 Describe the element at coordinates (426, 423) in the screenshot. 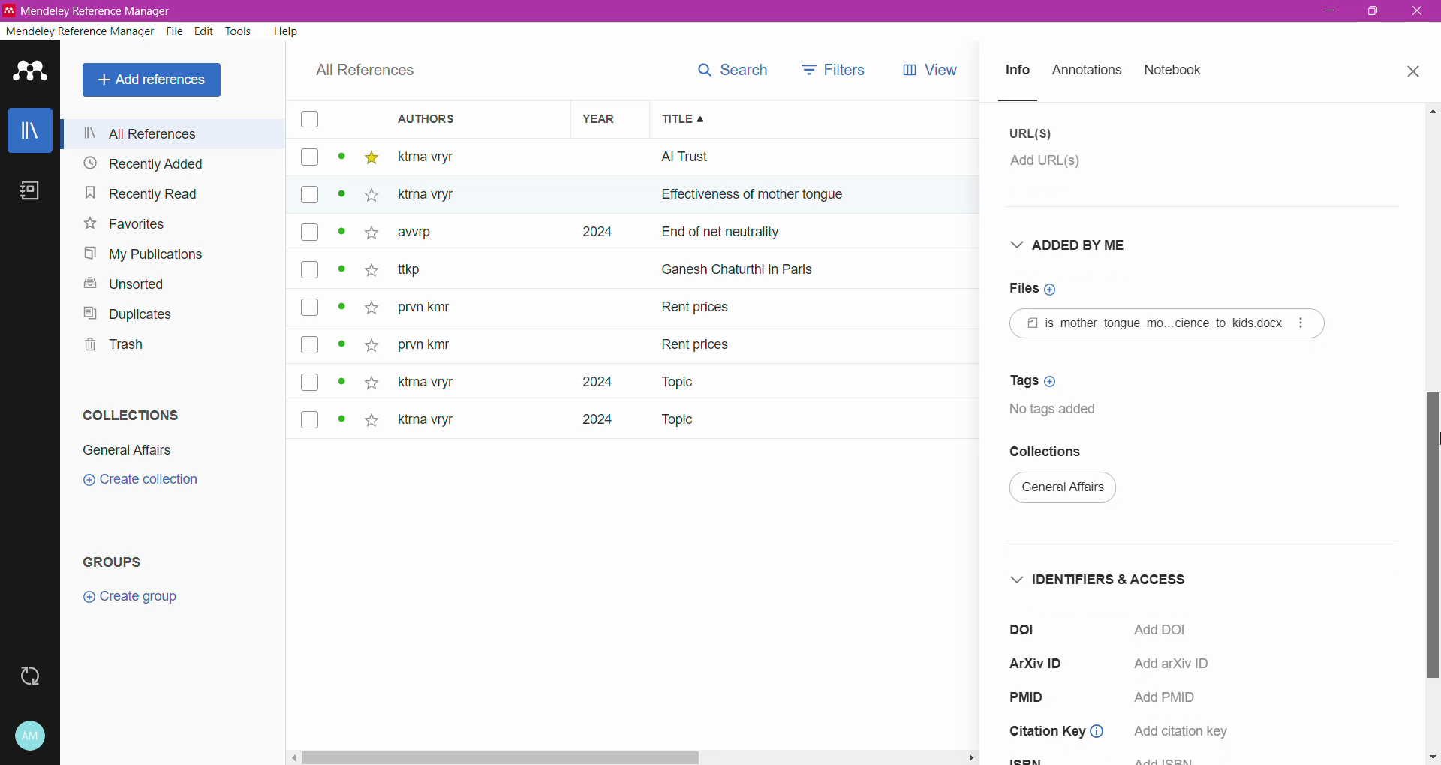

I see `ktma vryr` at that location.